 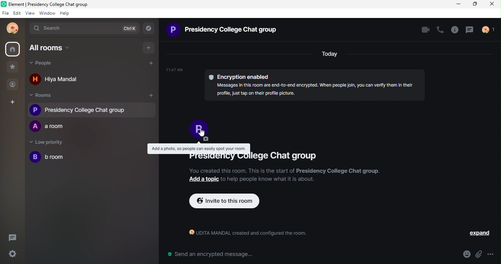 I want to click on udita mandal, so click(x=13, y=30).